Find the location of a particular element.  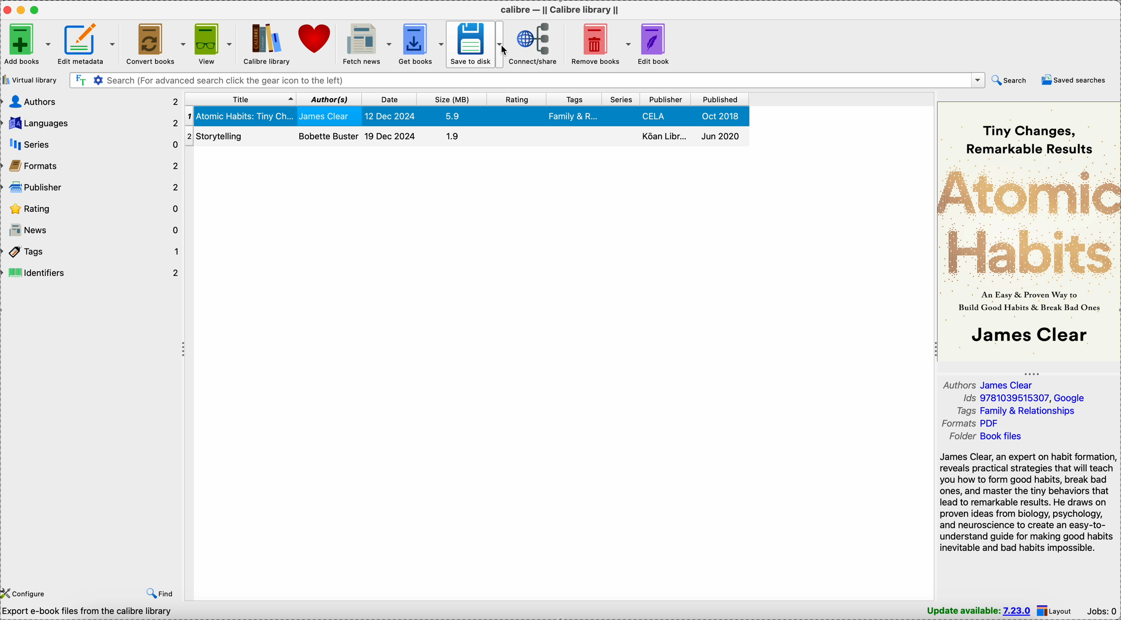

Calibre library is located at coordinates (266, 43).